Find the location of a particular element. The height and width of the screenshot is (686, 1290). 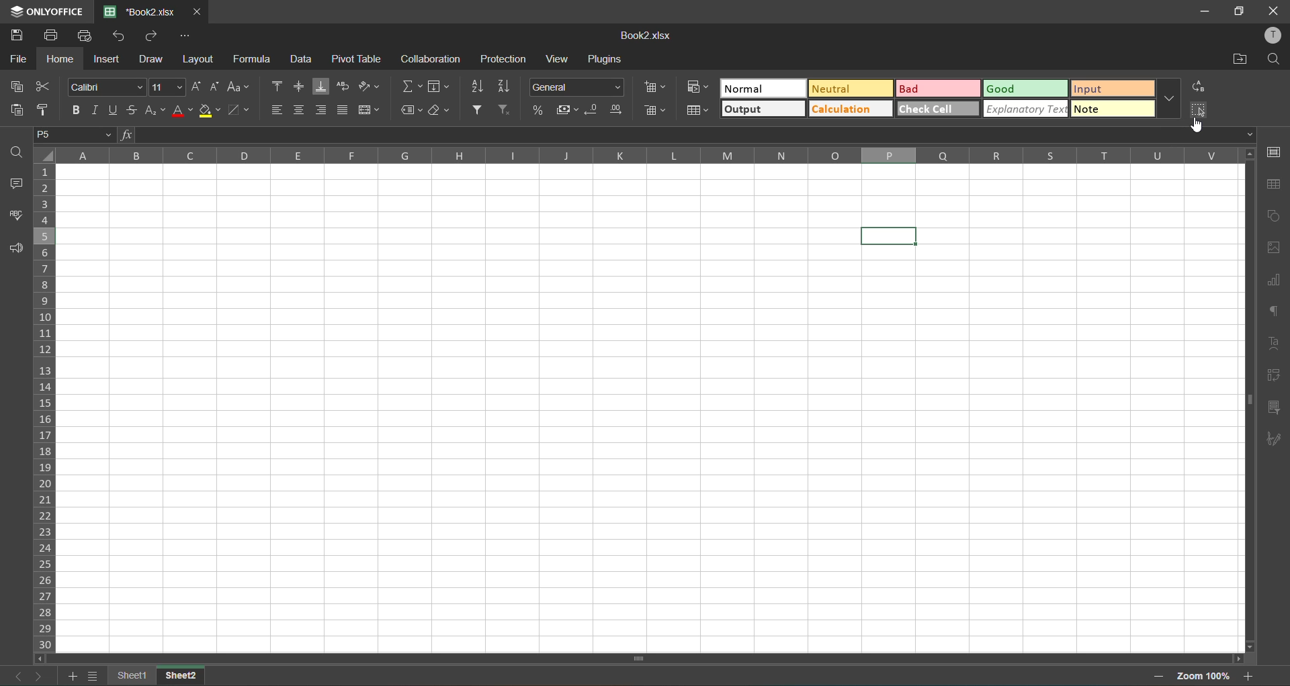

format as table is located at coordinates (697, 111).